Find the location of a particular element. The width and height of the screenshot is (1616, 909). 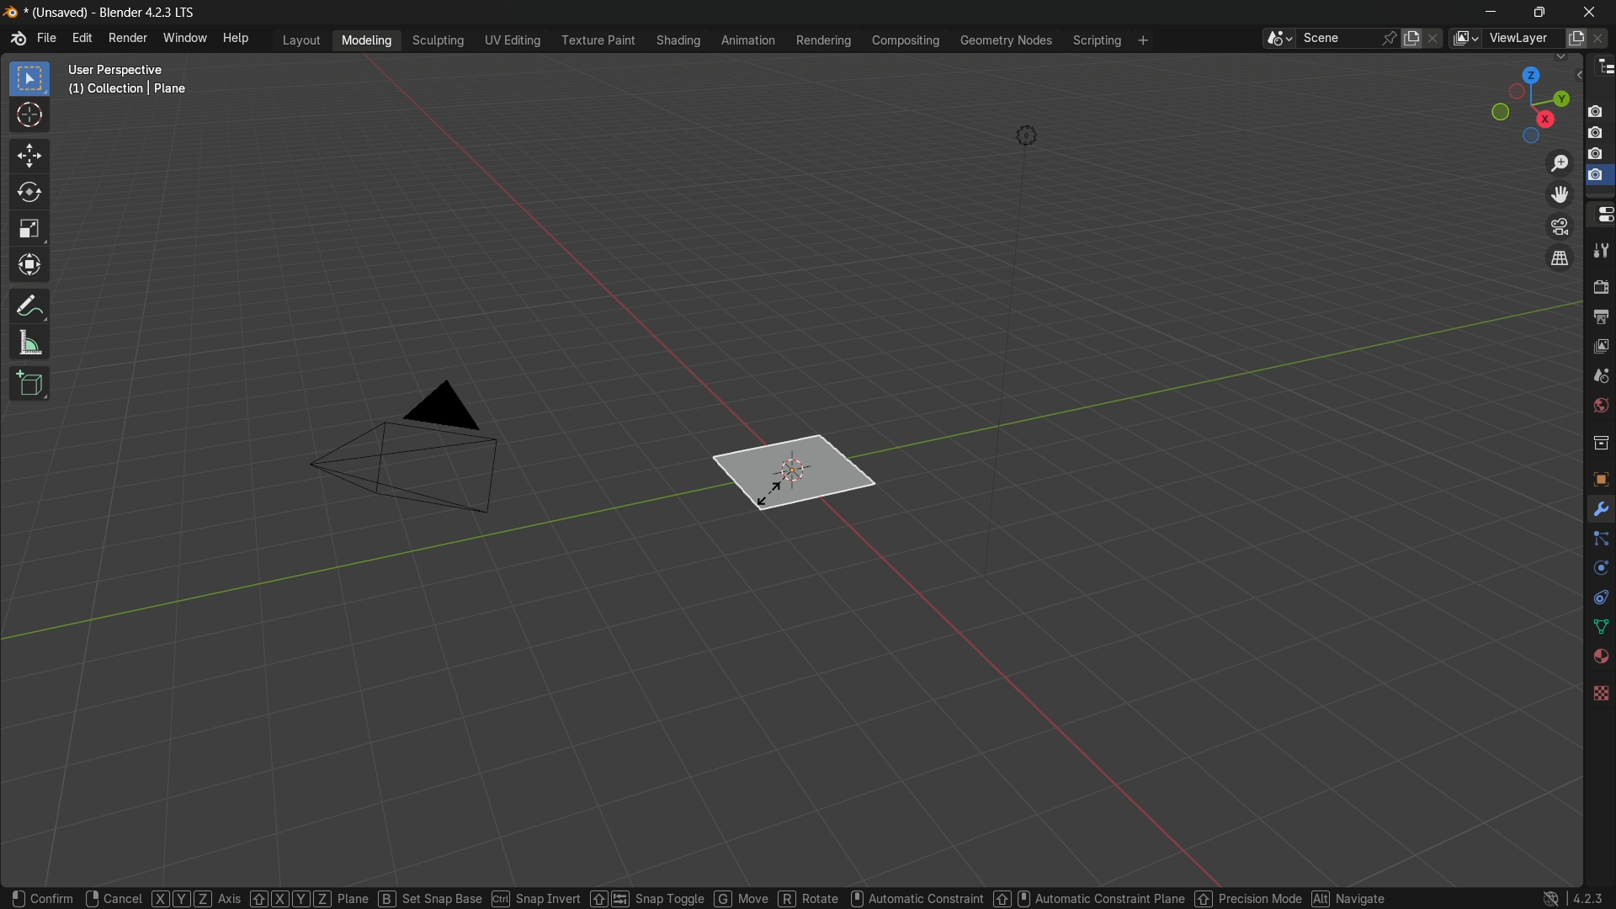

measure is located at coordinates (31, 346).